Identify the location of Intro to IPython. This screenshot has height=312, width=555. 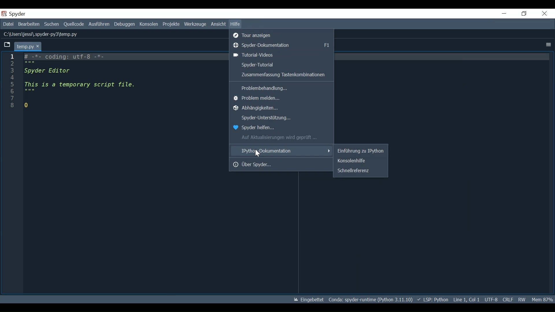
(360, 151).